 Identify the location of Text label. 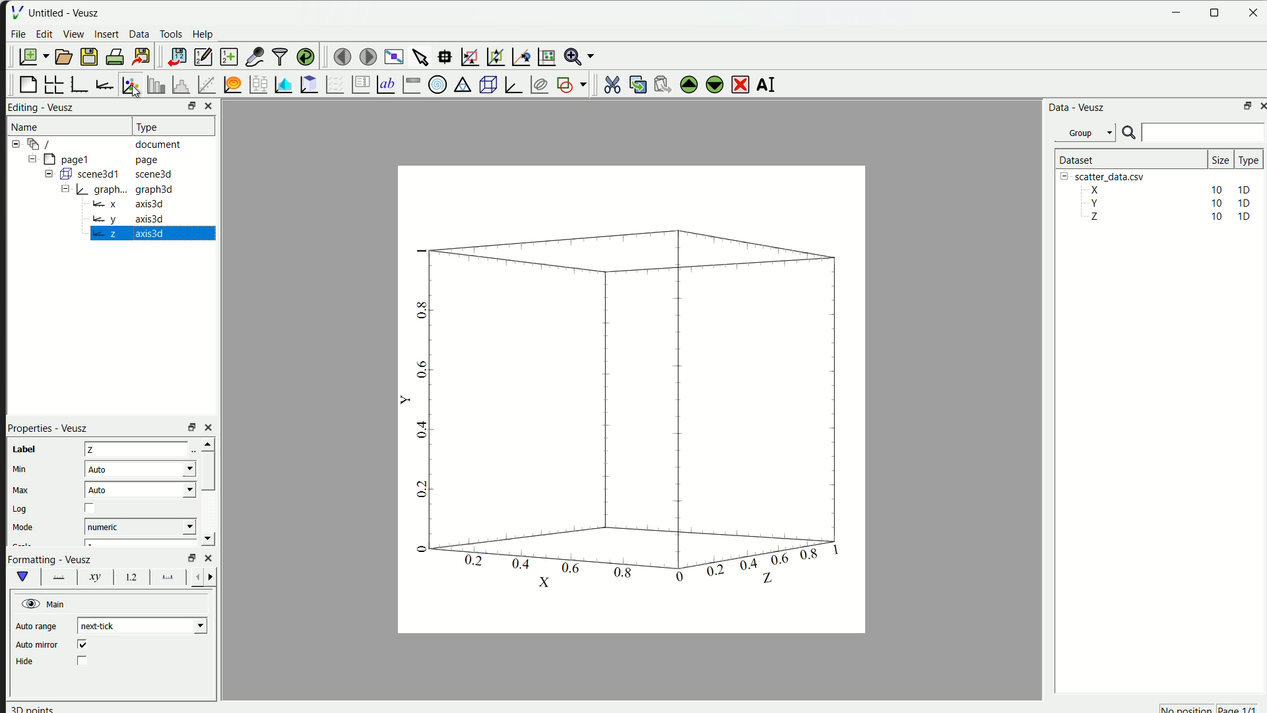
(385, 85).